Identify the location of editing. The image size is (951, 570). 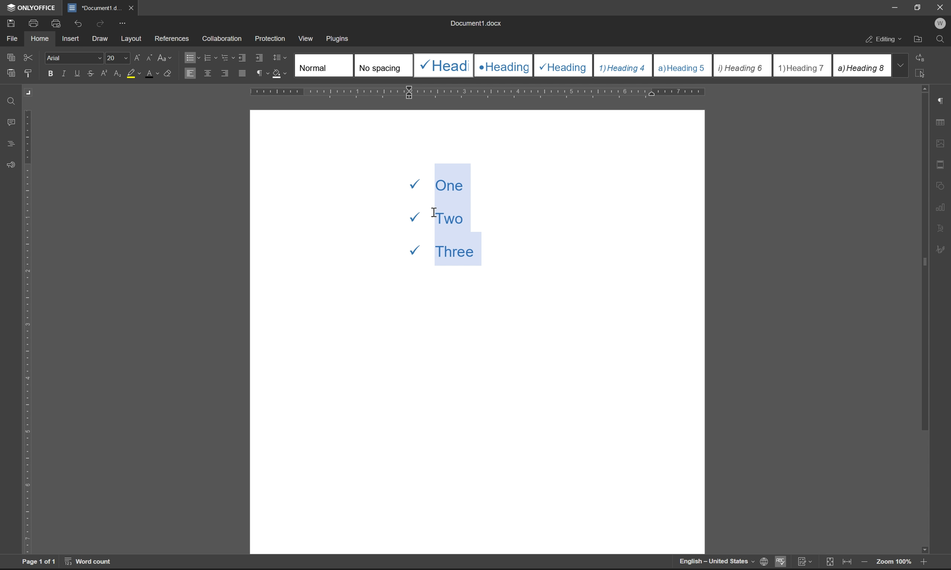
(885, 40).